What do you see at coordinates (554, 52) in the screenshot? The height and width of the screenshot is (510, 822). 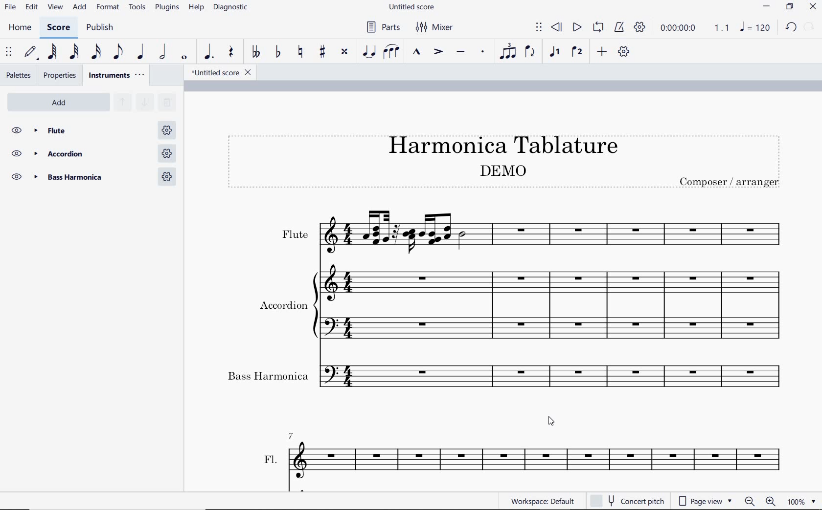 I see `voice1` at bounding box center [554, 52].